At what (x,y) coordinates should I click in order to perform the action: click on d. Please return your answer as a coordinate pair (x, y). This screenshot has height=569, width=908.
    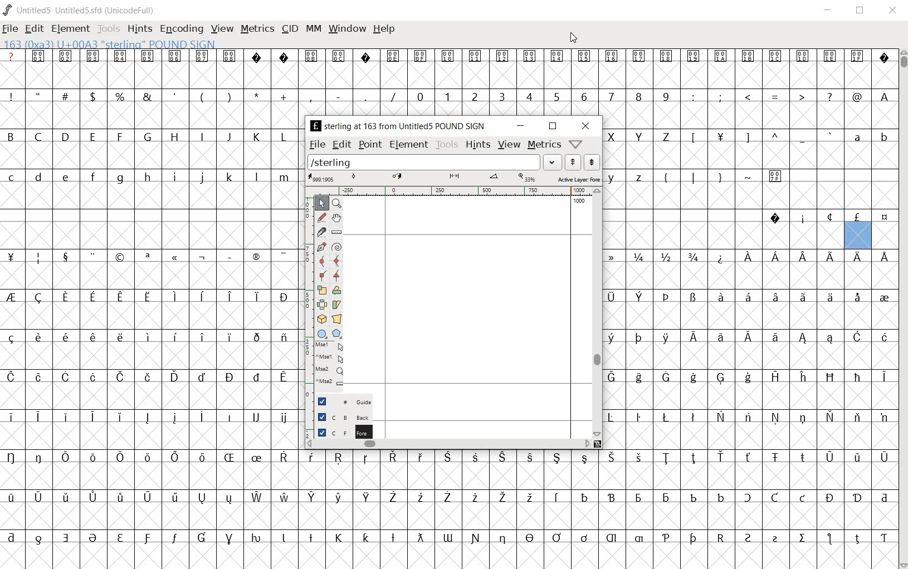
    Looking at the image, I should click on (39, 178).